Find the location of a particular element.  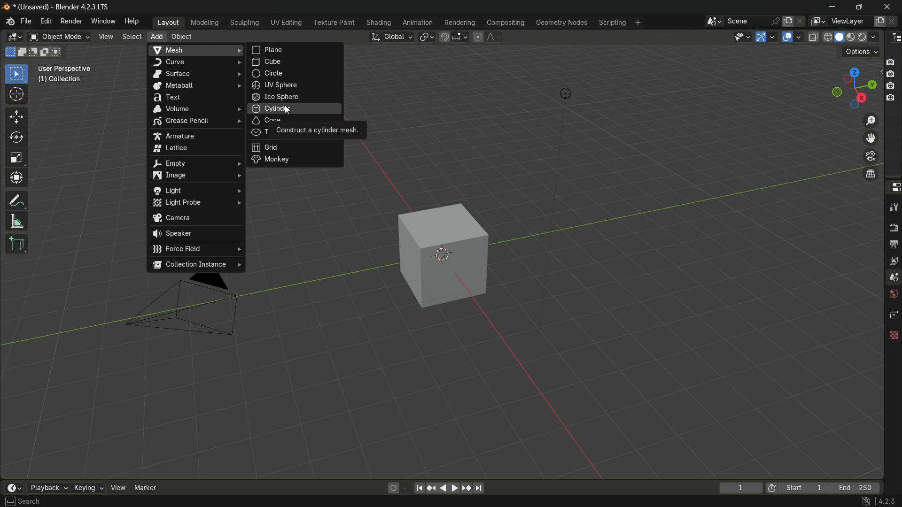

jump to endpoint is located at coordinates (478, 488).